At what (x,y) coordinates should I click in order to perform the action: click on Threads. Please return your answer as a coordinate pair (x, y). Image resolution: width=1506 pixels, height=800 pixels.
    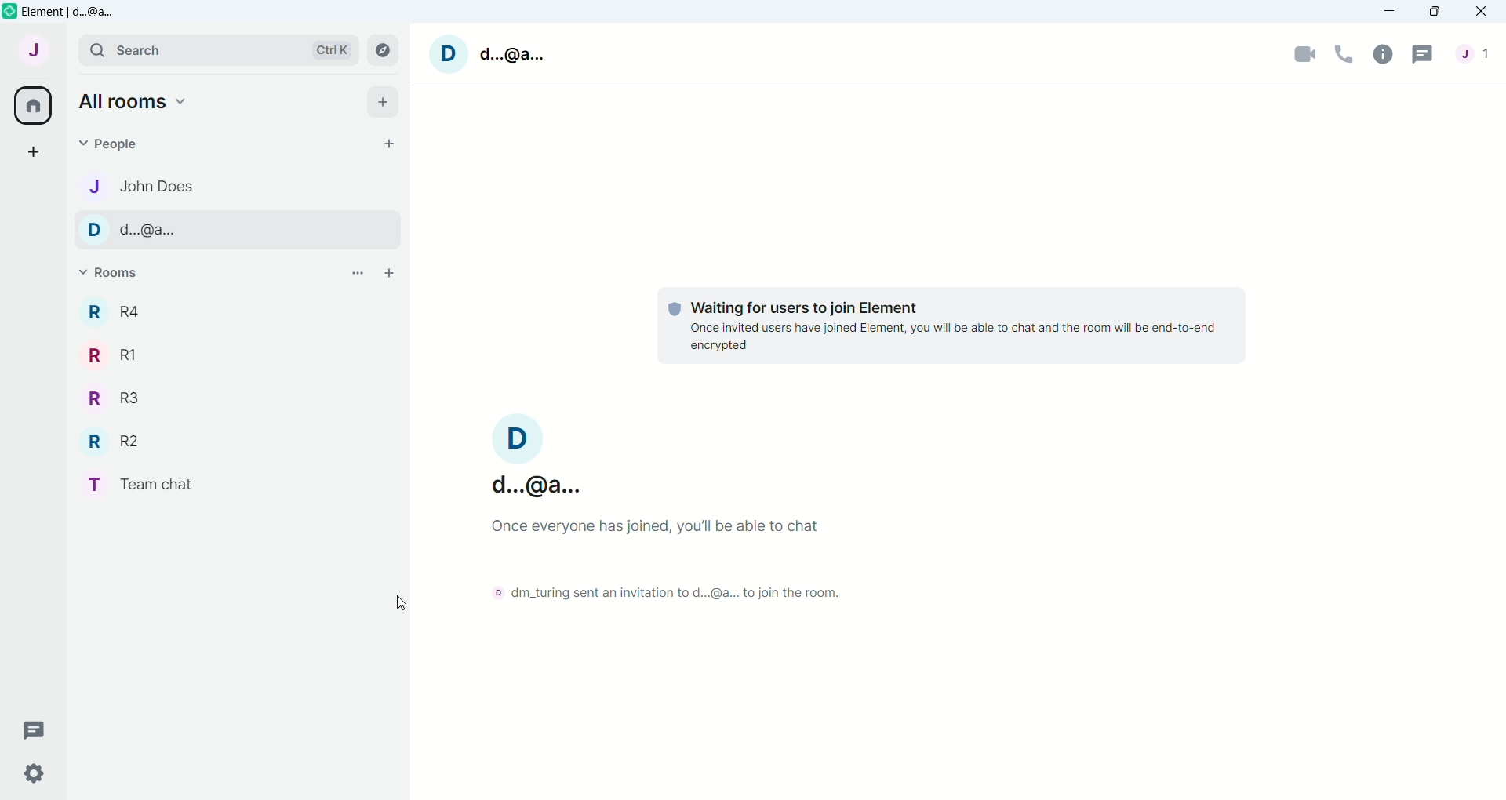
    Looking at the image, I should click on (38, 729).